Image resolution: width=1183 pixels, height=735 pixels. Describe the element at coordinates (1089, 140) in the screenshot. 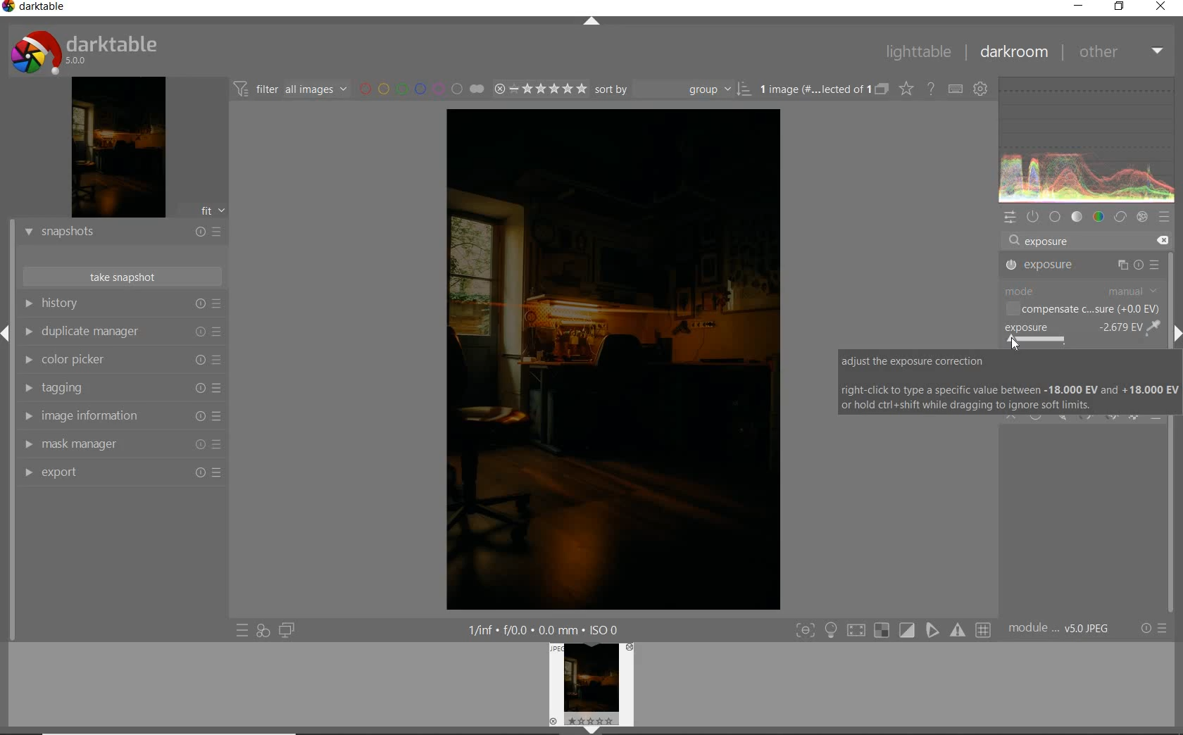

I see `waveform` at that location.